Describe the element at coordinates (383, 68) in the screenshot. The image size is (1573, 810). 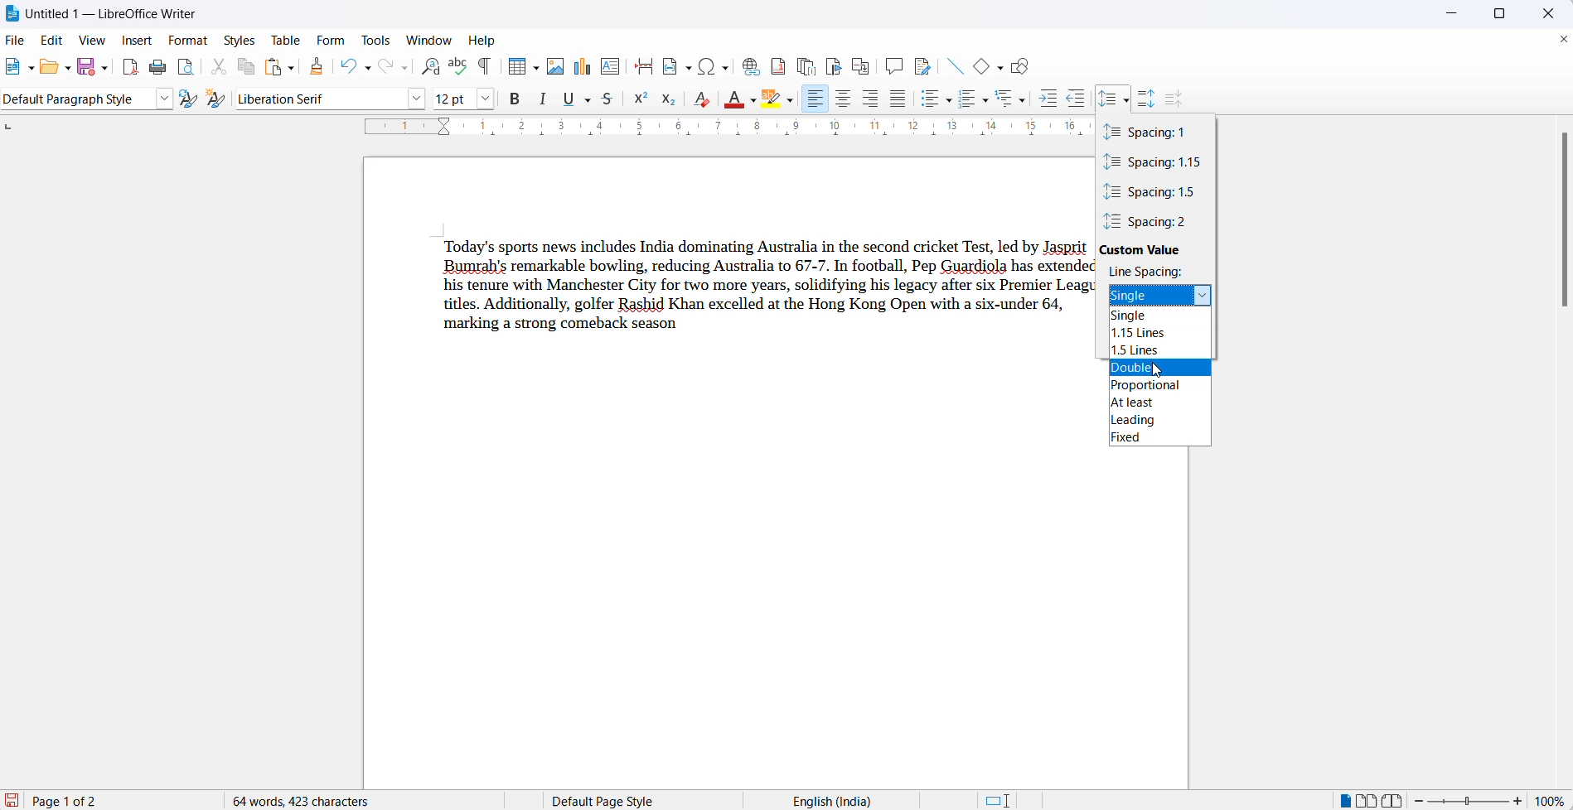
I see `redo` at that location.